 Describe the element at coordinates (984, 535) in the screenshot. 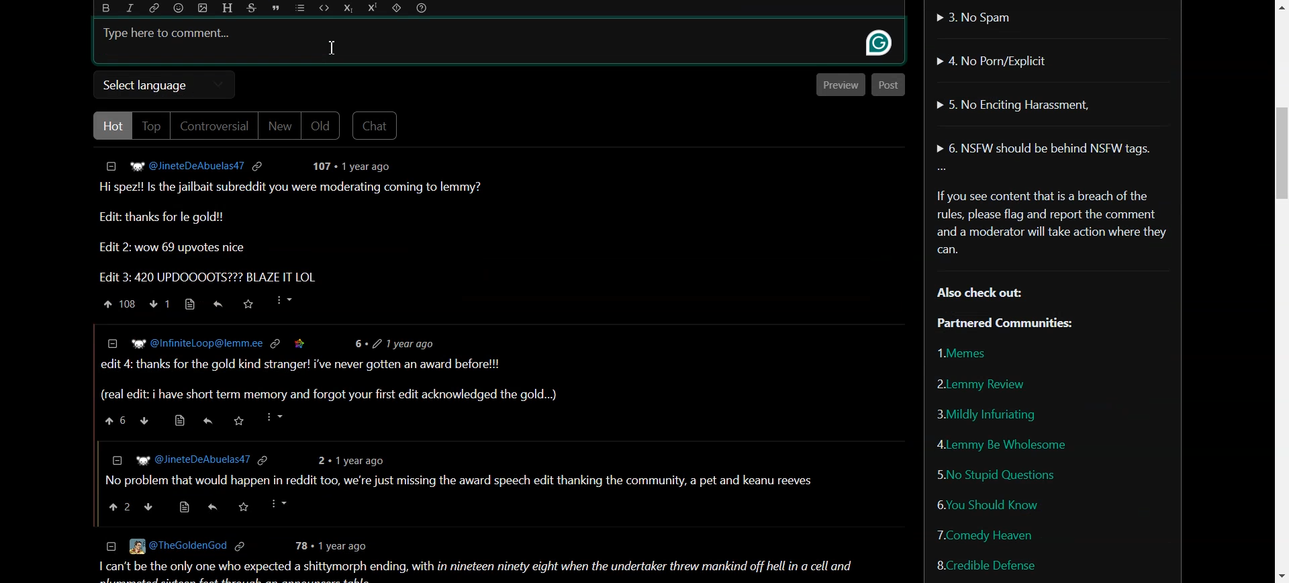

I see `Comedy Heaven` at that location.